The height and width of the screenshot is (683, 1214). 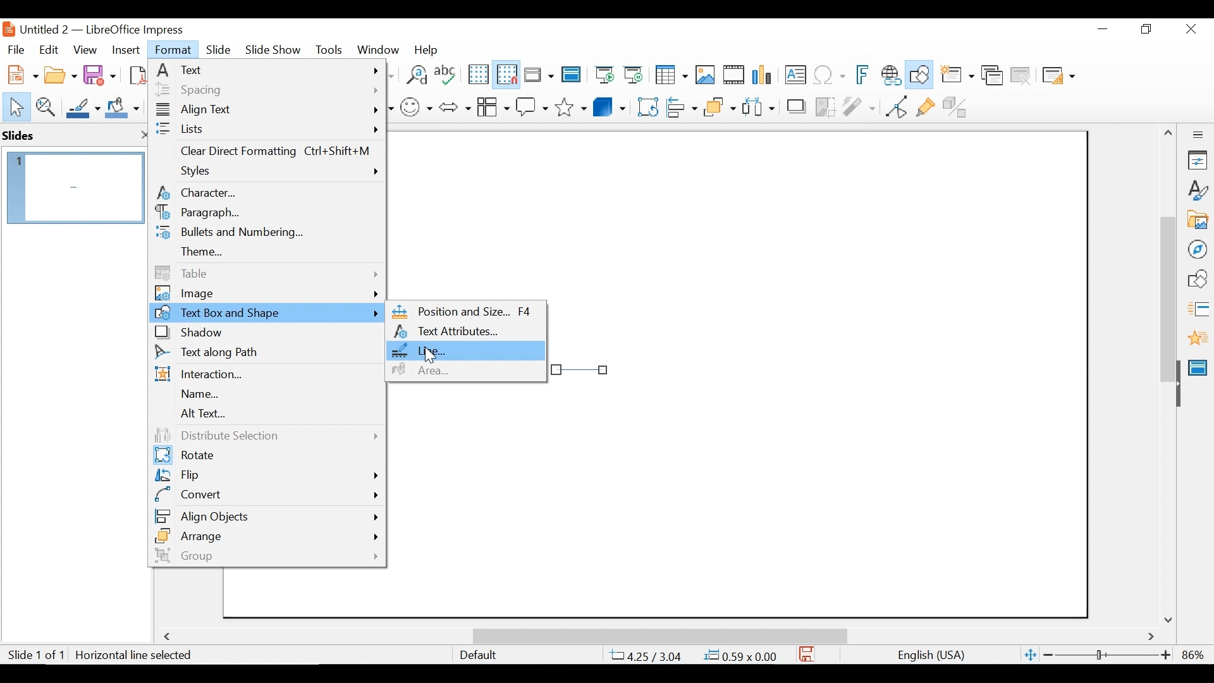 I want to click on New, so click(x=20, y=73).